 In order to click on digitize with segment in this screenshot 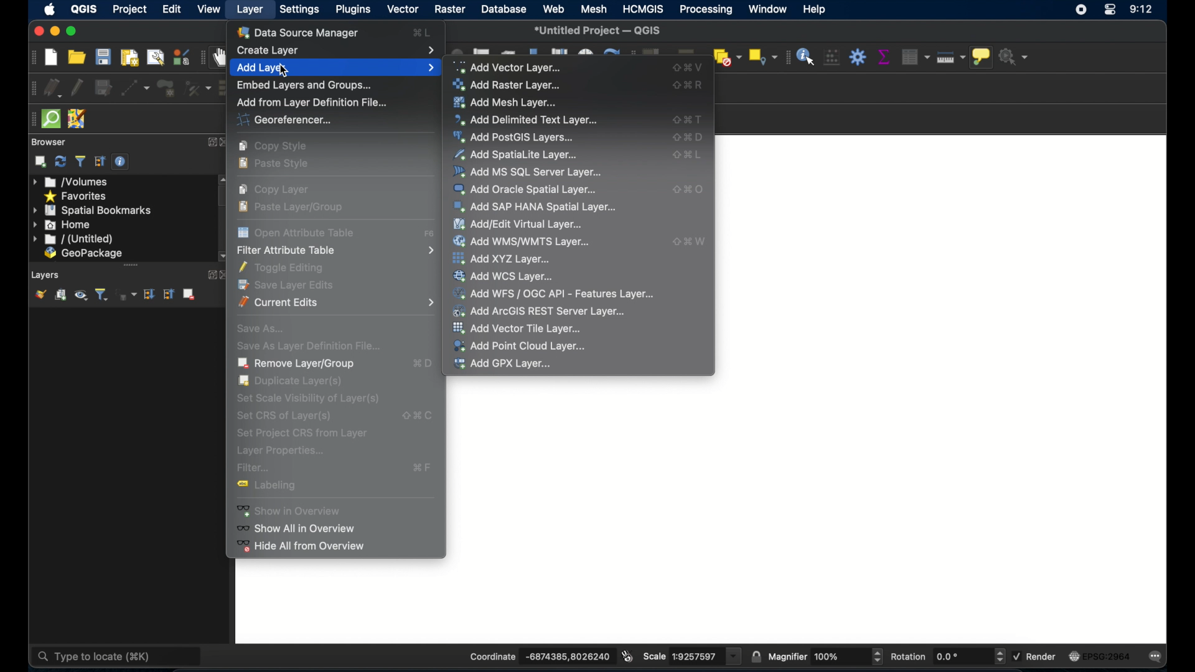, I will do `click(136, 87)`.